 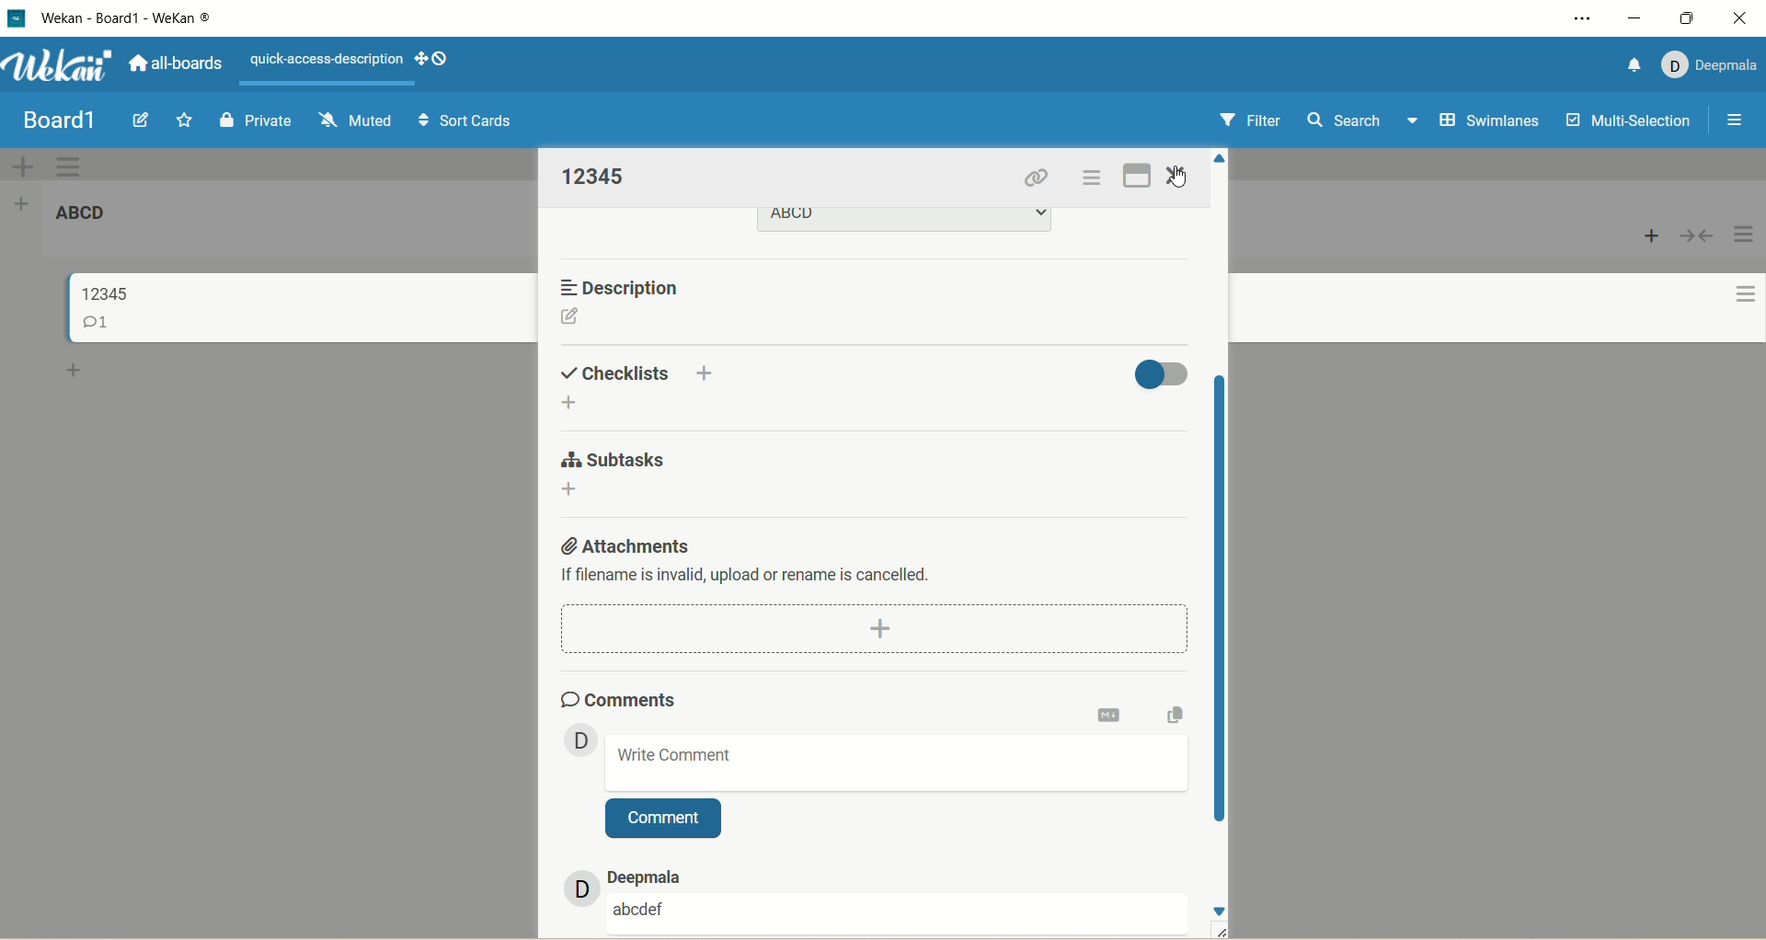 What do you see at coordinates (1176, 714) in the screenshot?
I see `copy` at bounding box center [1176, 714].